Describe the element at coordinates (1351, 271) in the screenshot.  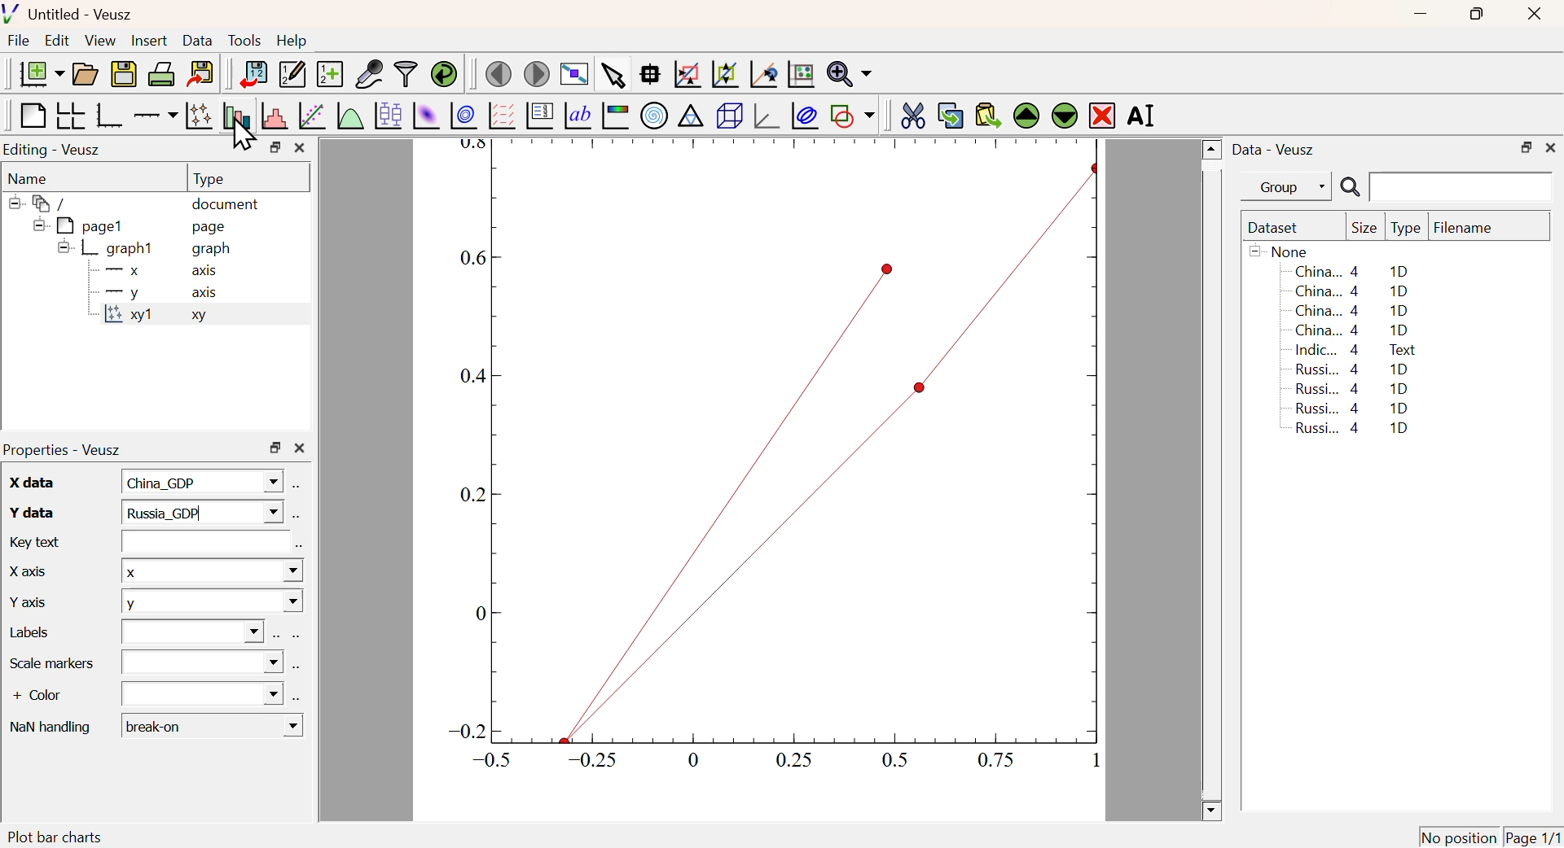
I see `China... 4 1D` at that location.